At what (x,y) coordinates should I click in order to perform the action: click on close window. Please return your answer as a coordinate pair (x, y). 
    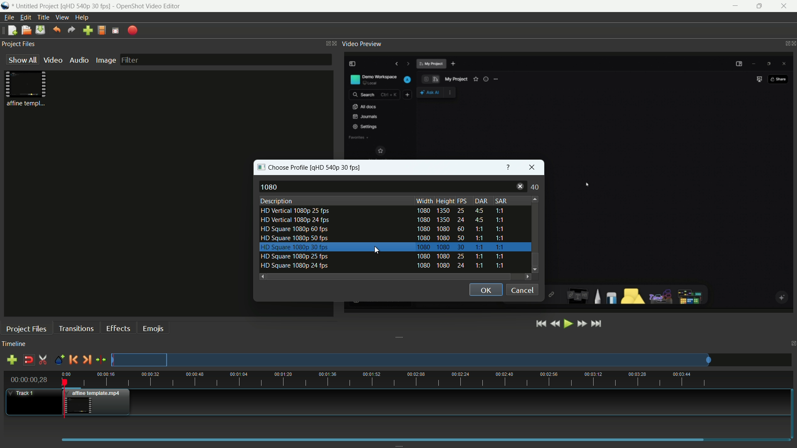
    Looking at the image, I should click on (532, 167).